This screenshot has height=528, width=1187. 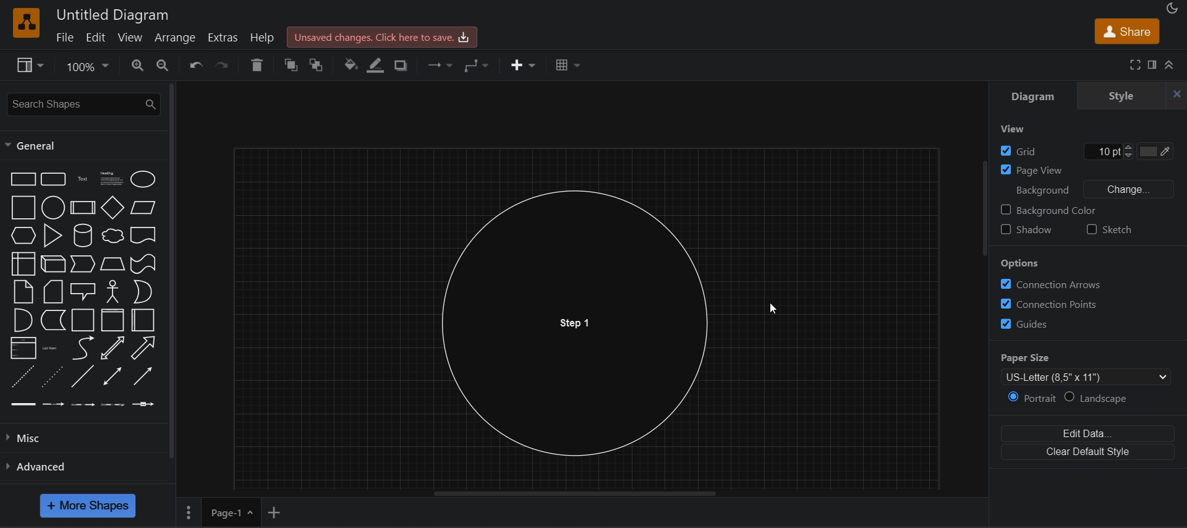 I want to click on and, so click(x=22, y=320).